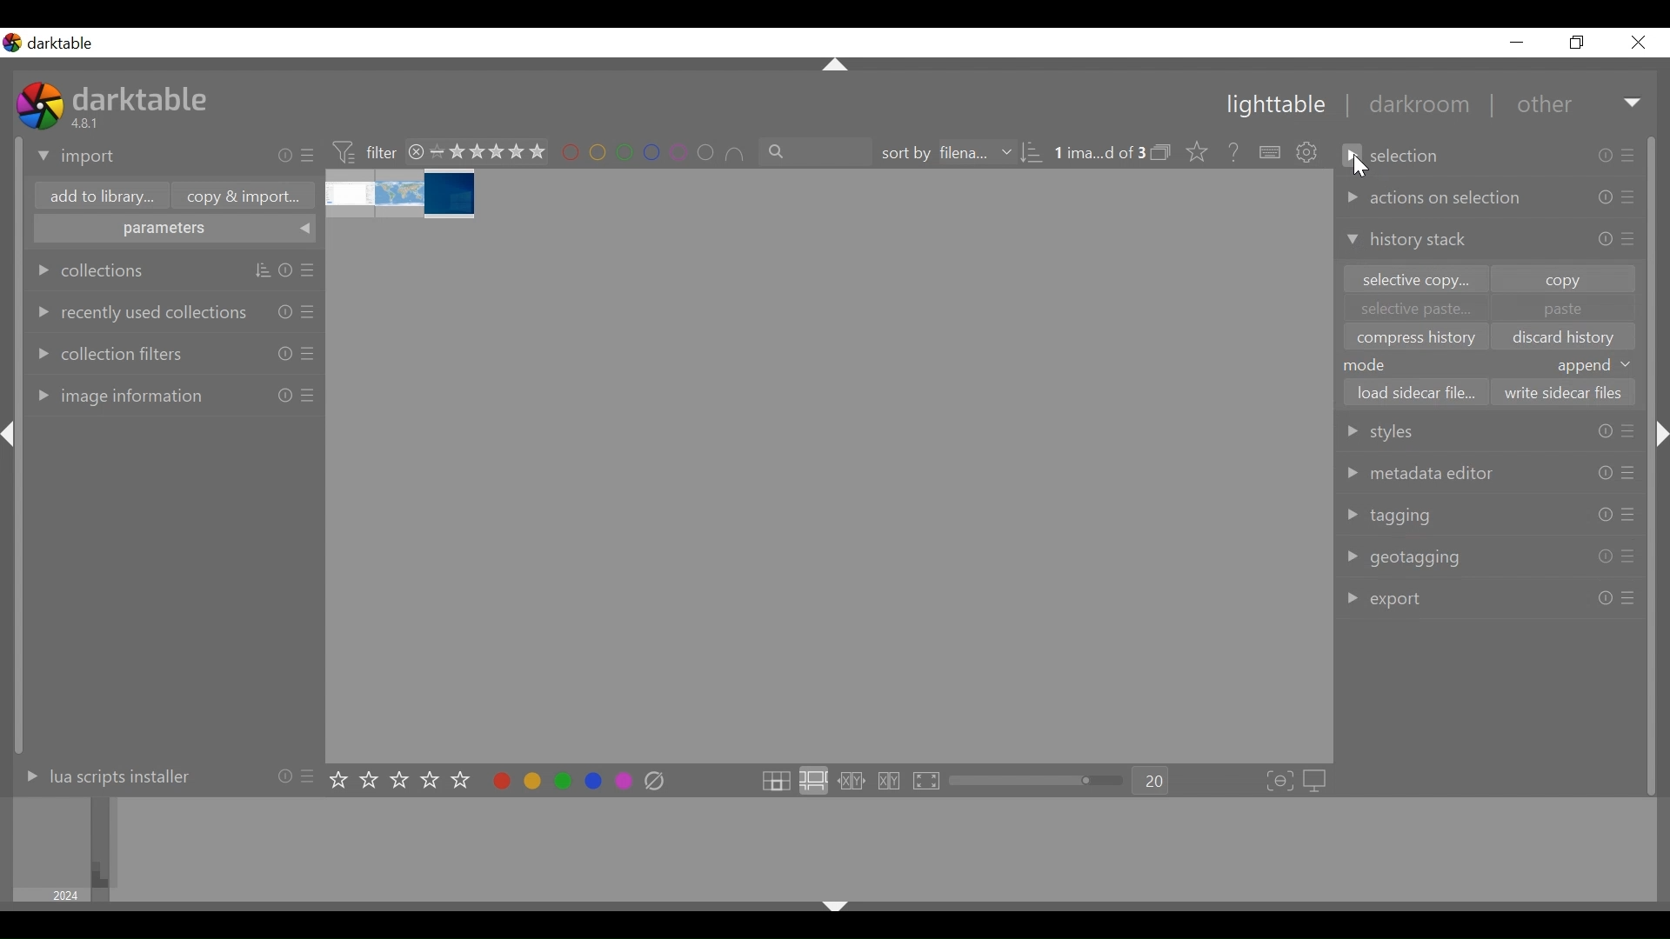 This screenshot has height=939, width=1670. Describe the element at coordinates (285, 395) in the screenshot. I see `info` at that location.